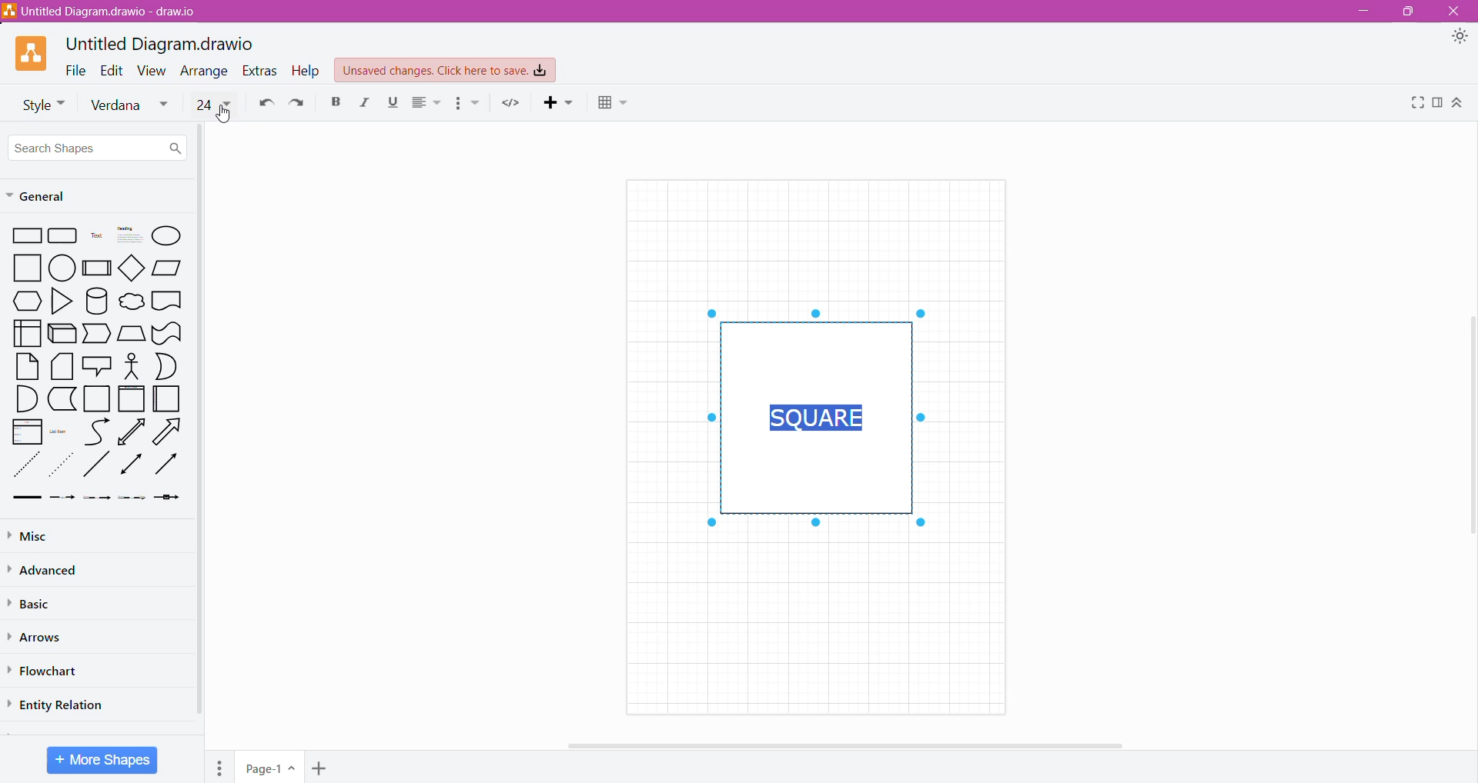 The height and width of the screenshot is (783, 1478). Describe the element at coordinates (553, 105) in the screenshot. I see `Insert` at that location.